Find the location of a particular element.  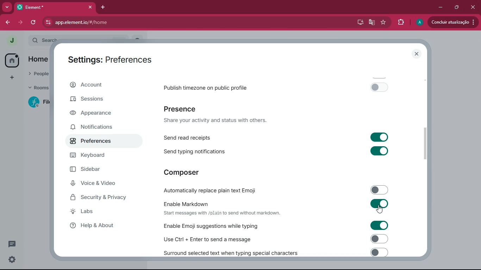

favourite is located at coordinates (385, 22).